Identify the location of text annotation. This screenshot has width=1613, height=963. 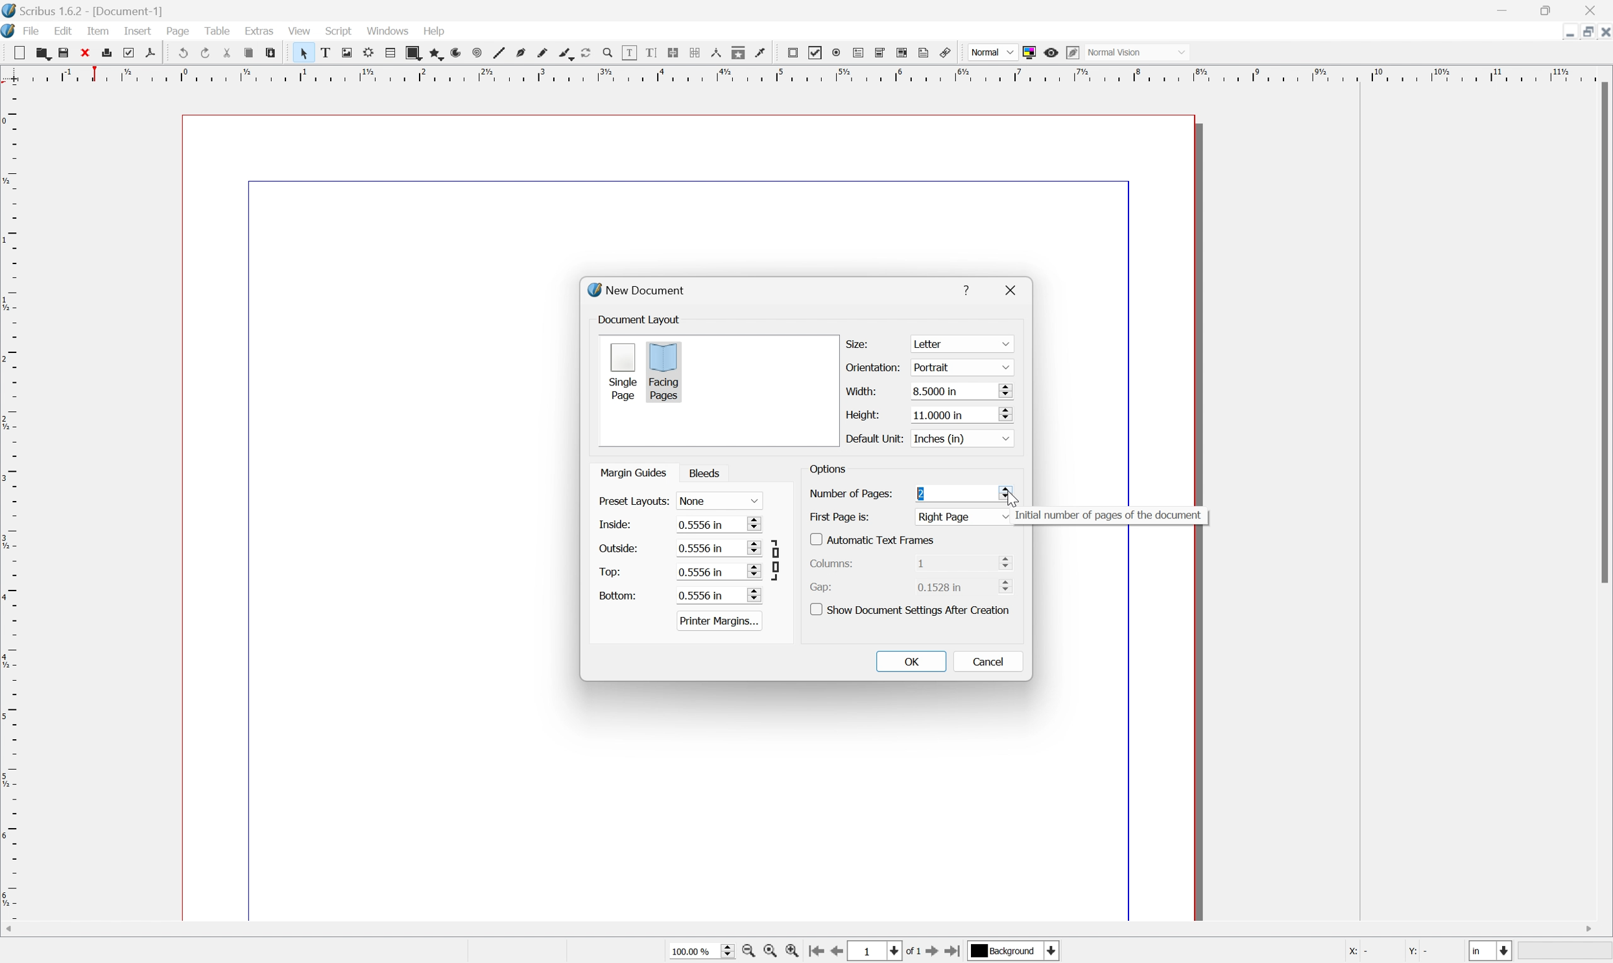
(925, 53).